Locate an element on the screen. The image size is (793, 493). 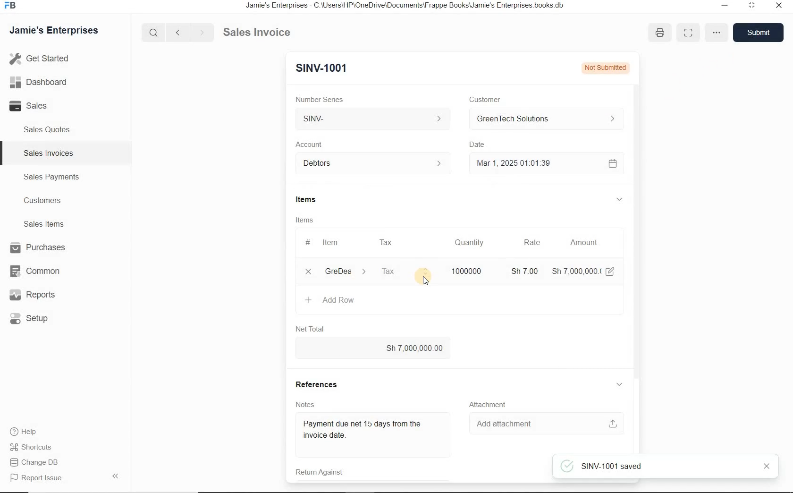
Quantity is located at coordinates (469, 243).